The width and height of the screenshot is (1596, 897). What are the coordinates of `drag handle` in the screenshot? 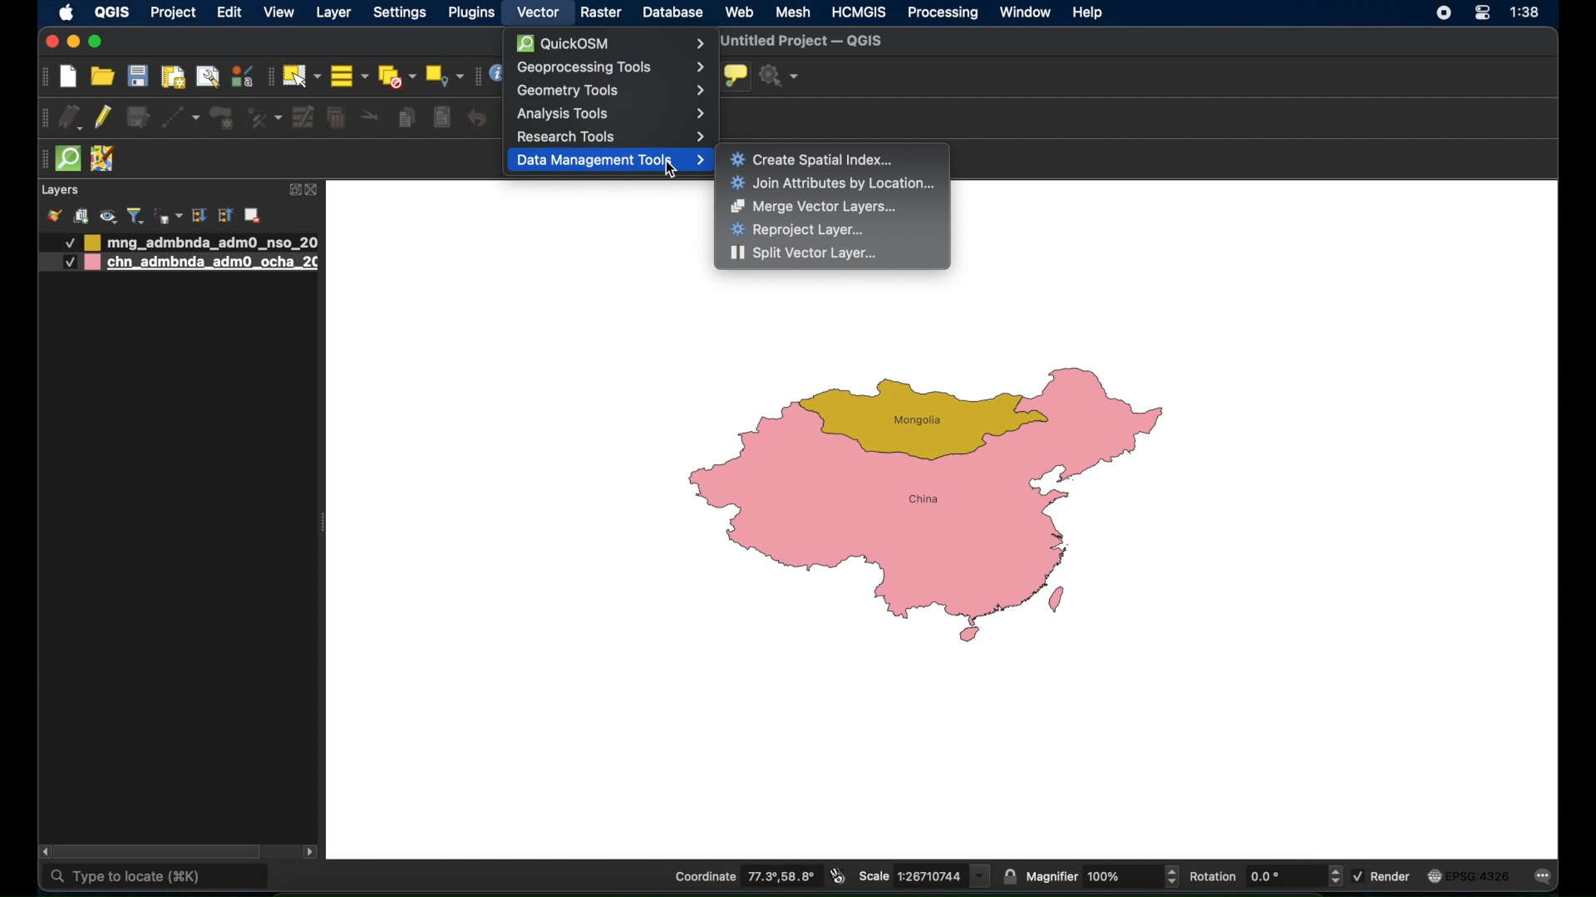 It's located at (42, 158).